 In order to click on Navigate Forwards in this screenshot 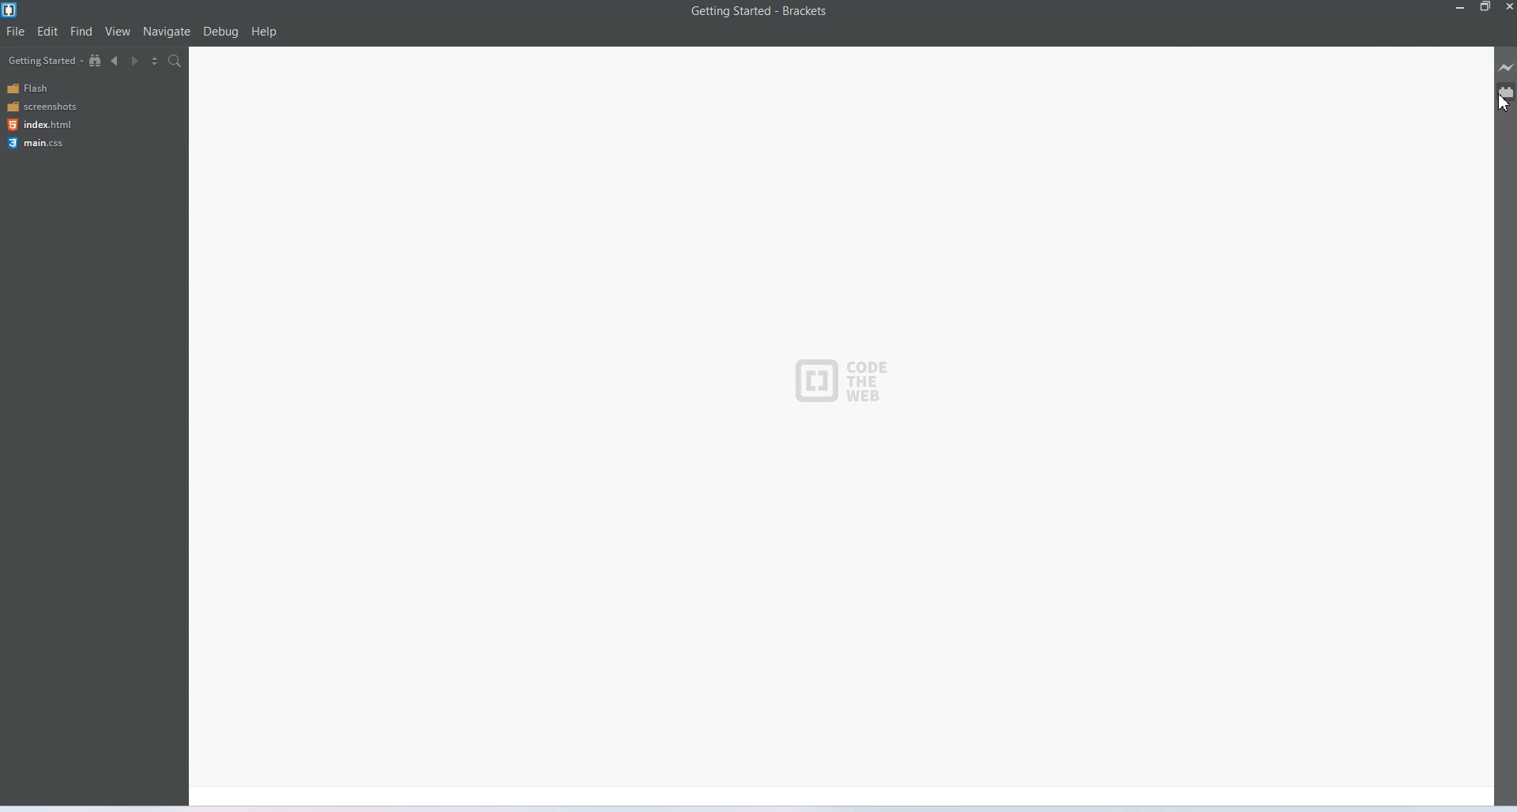, I will do `click(135, 62)`.